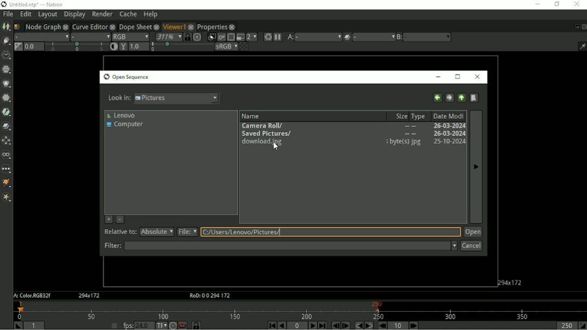 The width and height of the screenshot is (587, 330). What do you see at coordinates (5, 55) in the screenshot?
I see `Time` at bounding box center [5, 55].